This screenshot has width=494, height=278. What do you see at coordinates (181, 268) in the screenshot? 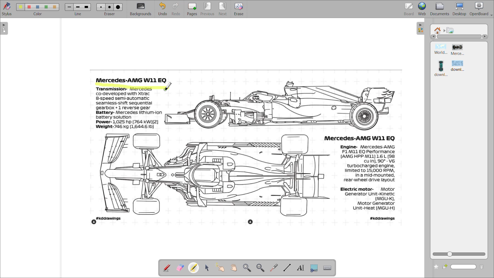
I see `erase annotation` at bounding box center [181, 268].